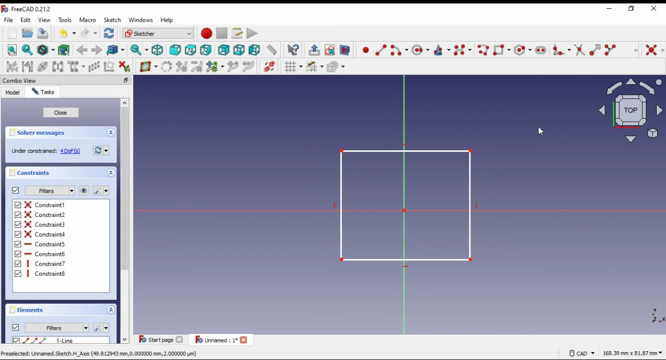 This screenshot has height=360, width=666. Describe the element at coordinates (28, 310) in the screenshot. I see `elements` at that location.